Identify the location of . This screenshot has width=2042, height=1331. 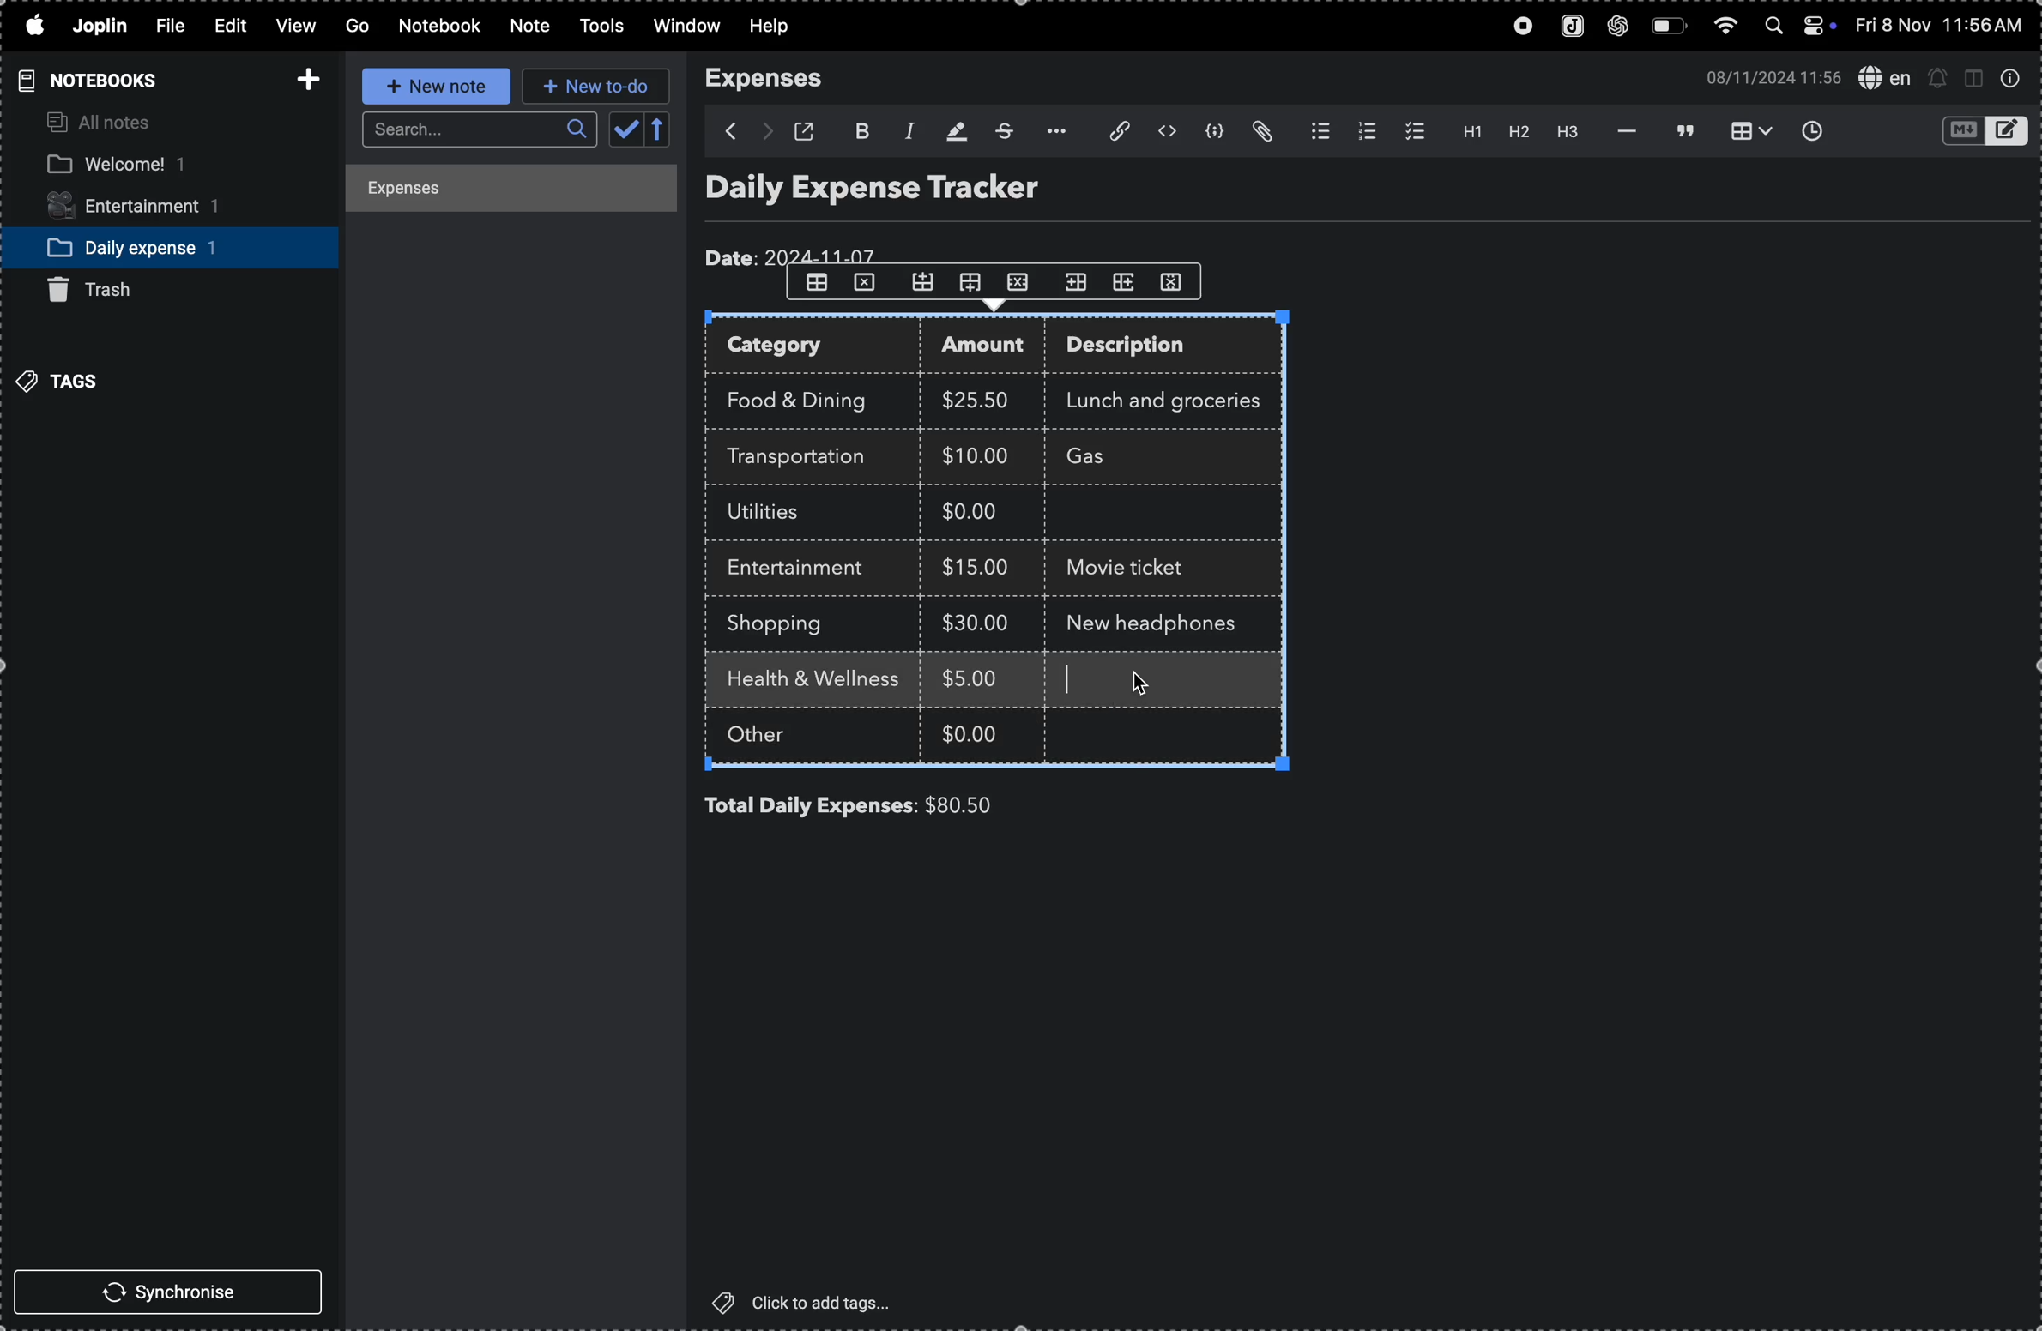
(924, 280).